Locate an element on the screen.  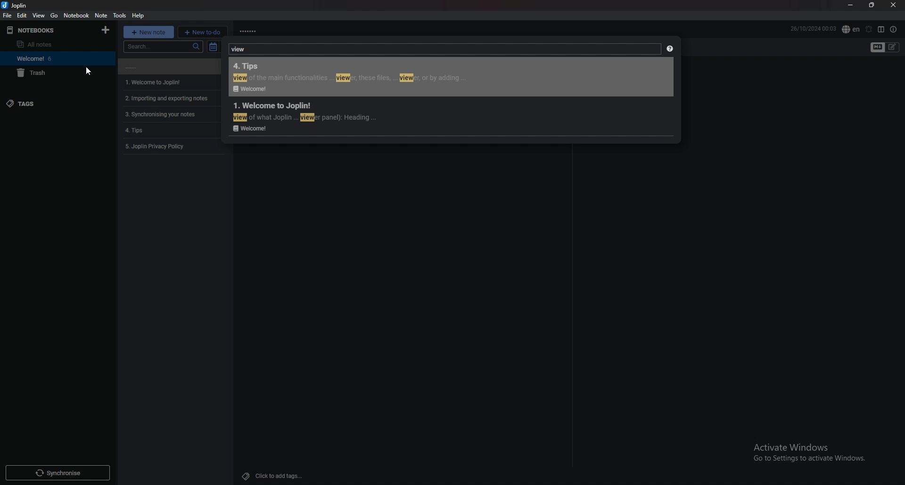
 is located at coordinates (272, 476).